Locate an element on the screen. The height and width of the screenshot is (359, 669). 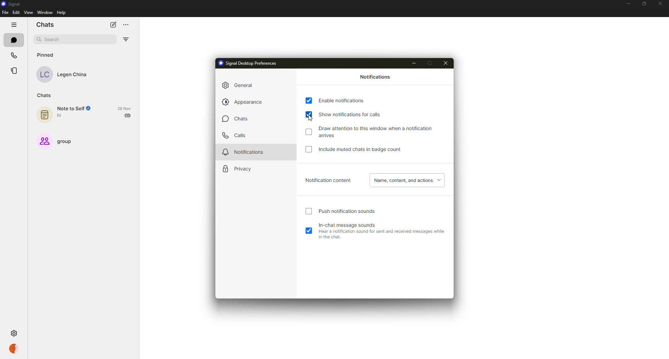
include muted chats in badge count is located at coordinates (363, 150).